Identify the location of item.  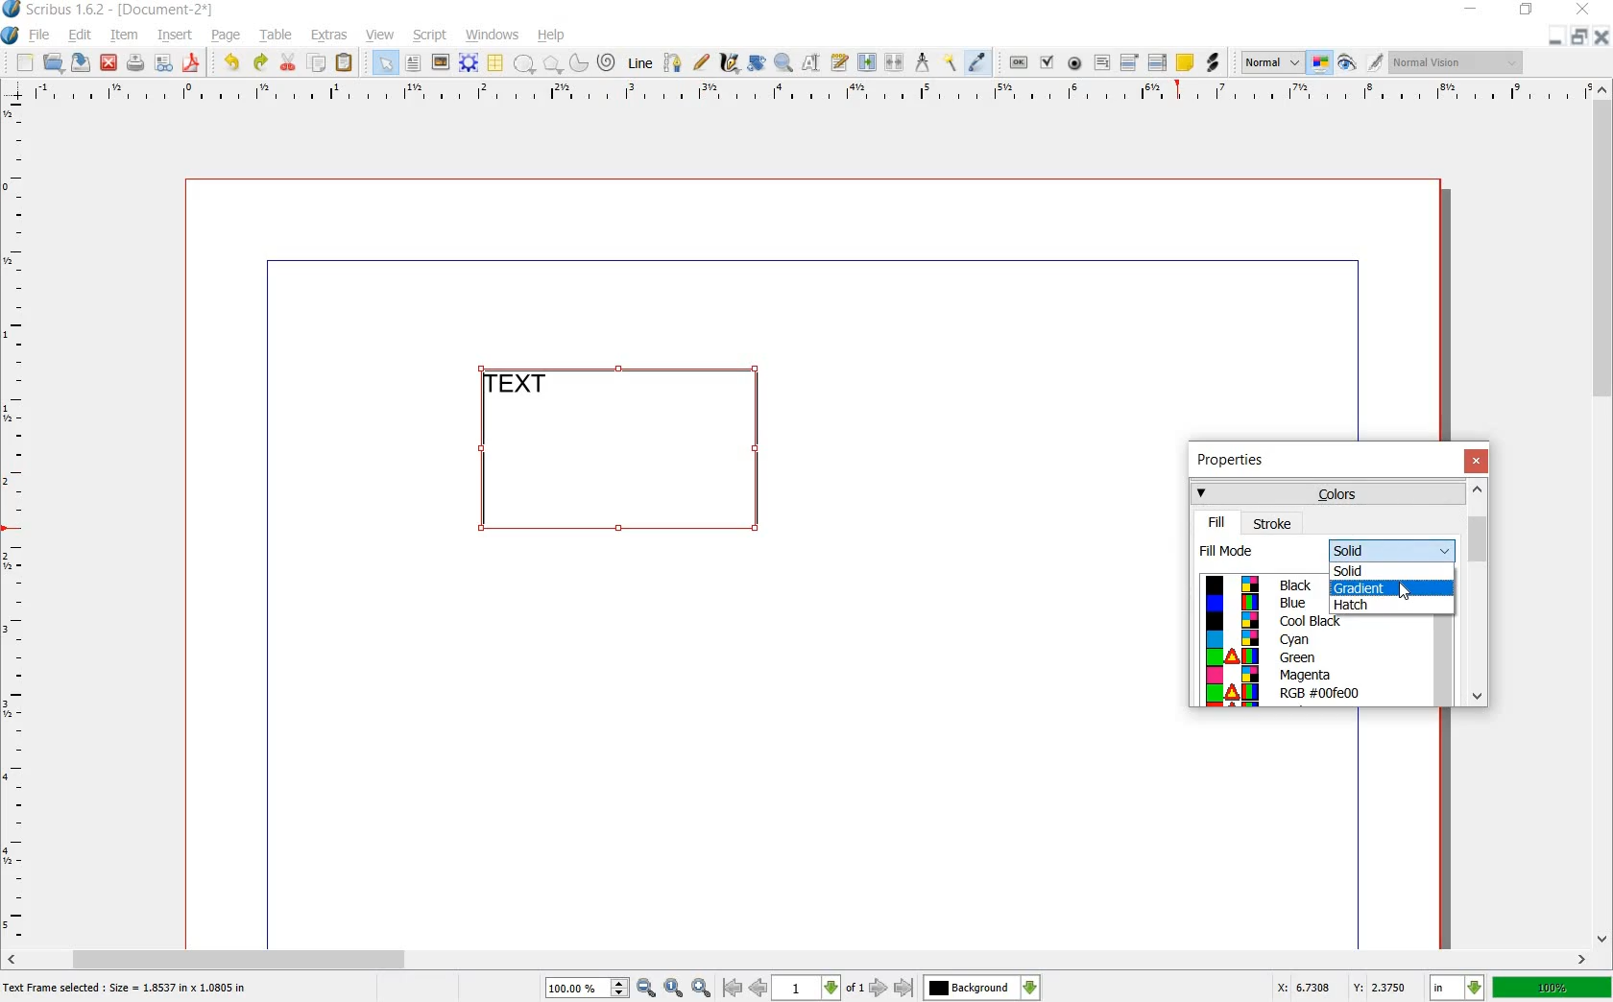
(123, 37).